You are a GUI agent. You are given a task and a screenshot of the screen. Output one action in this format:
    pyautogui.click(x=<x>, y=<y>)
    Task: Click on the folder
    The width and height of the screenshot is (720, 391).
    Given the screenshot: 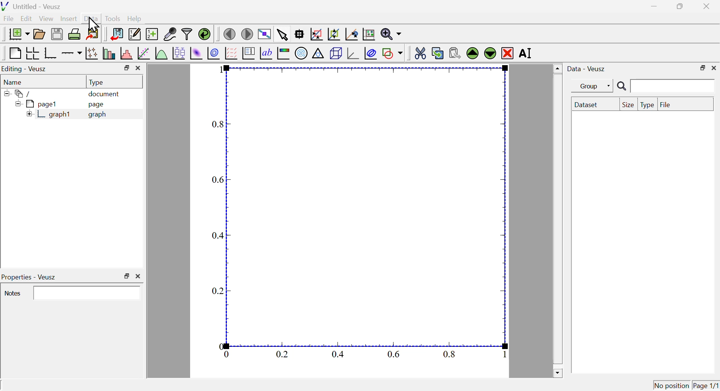 What is the action you would take?
    pyautogui.click(x=21, y=93)
    